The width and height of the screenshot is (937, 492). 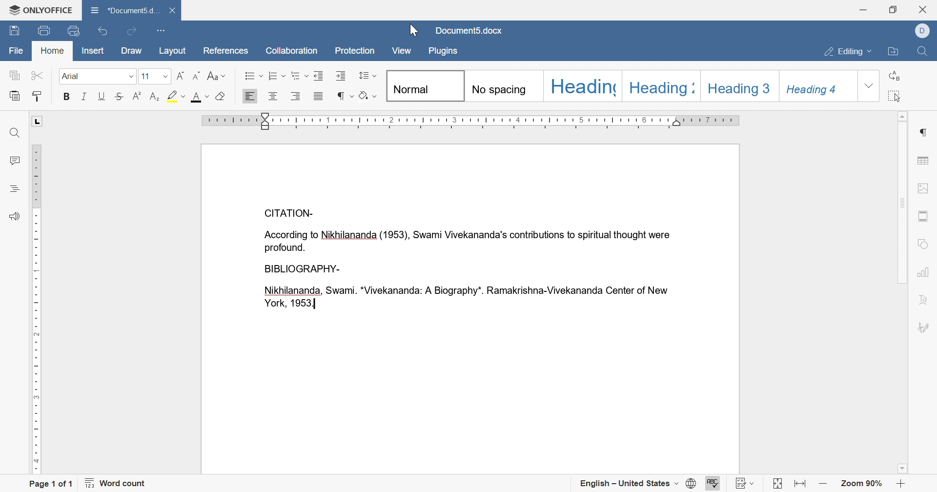 What do you see at coordinates (902, 484) in the screenshot?
I see `zoom in` at bounding box center [902, 484].